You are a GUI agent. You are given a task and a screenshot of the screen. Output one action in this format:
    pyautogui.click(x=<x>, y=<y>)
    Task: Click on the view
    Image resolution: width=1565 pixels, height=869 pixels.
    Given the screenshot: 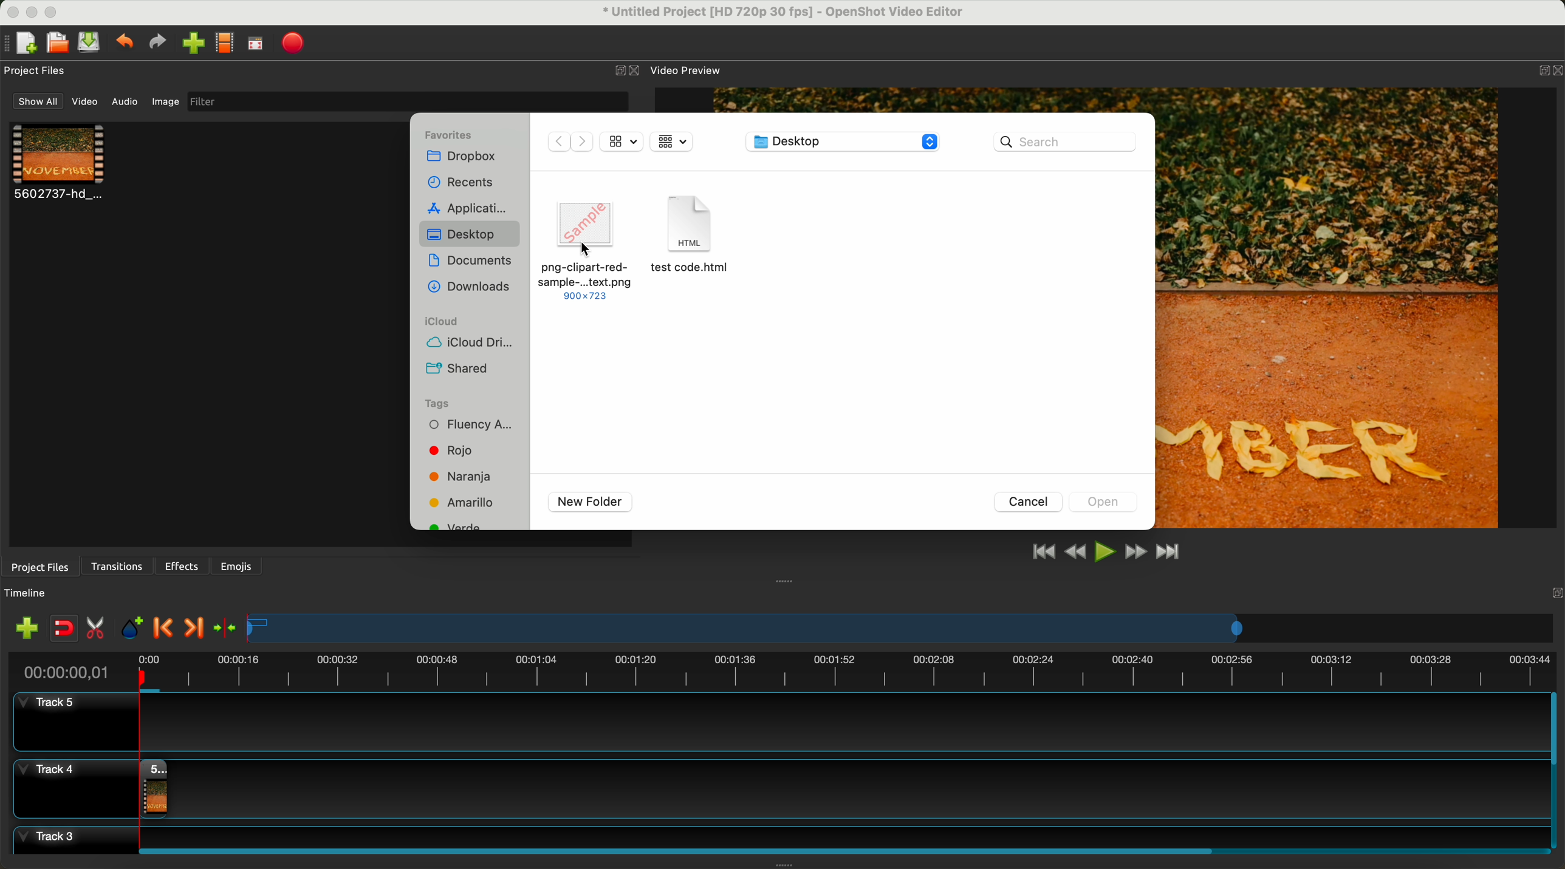 What is the action you would take?
    pyautogui.click(x=621, y=140)
    